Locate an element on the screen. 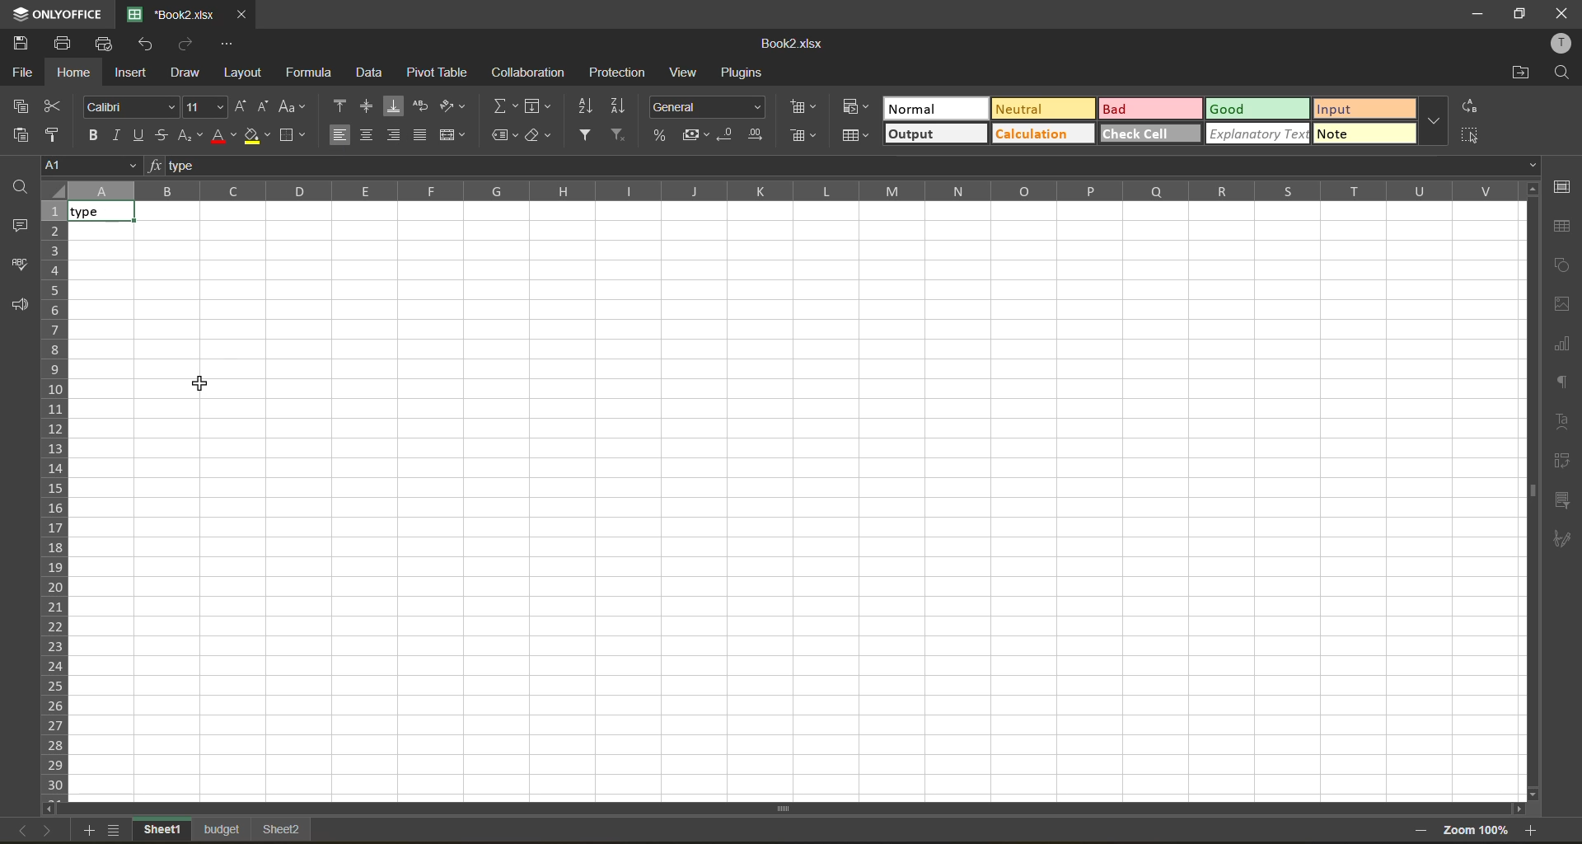  italic is located at coordinates (119, 134).